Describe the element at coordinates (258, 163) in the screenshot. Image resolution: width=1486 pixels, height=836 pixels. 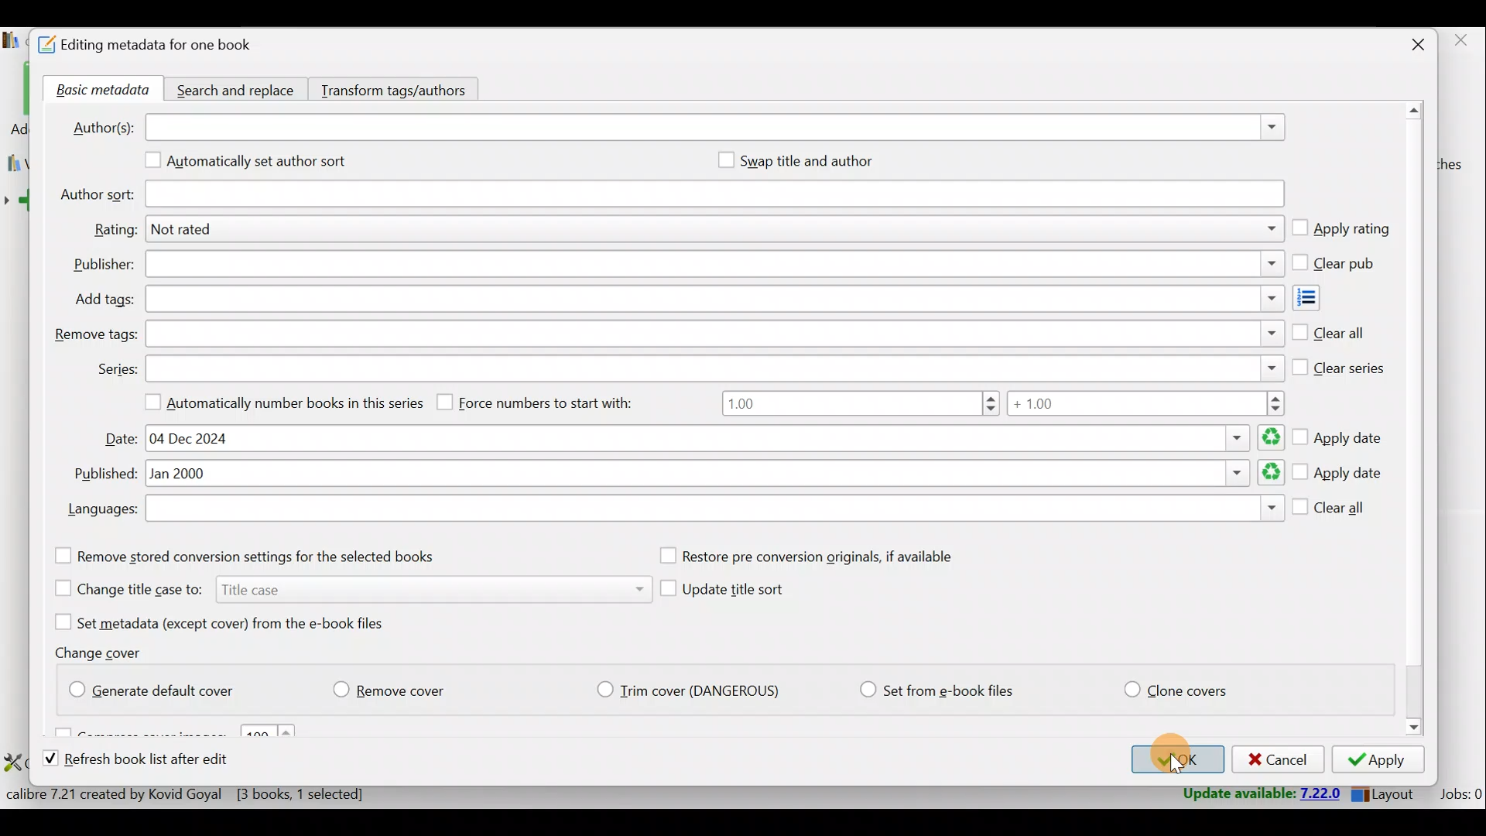
I see `Automatically set author sort` at that location.